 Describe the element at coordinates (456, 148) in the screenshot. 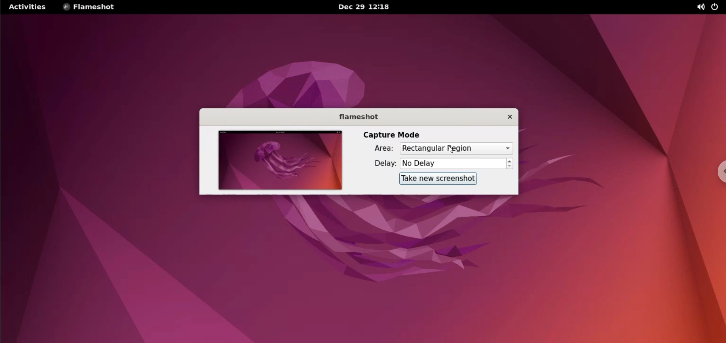

I see `capture area options` at that location.